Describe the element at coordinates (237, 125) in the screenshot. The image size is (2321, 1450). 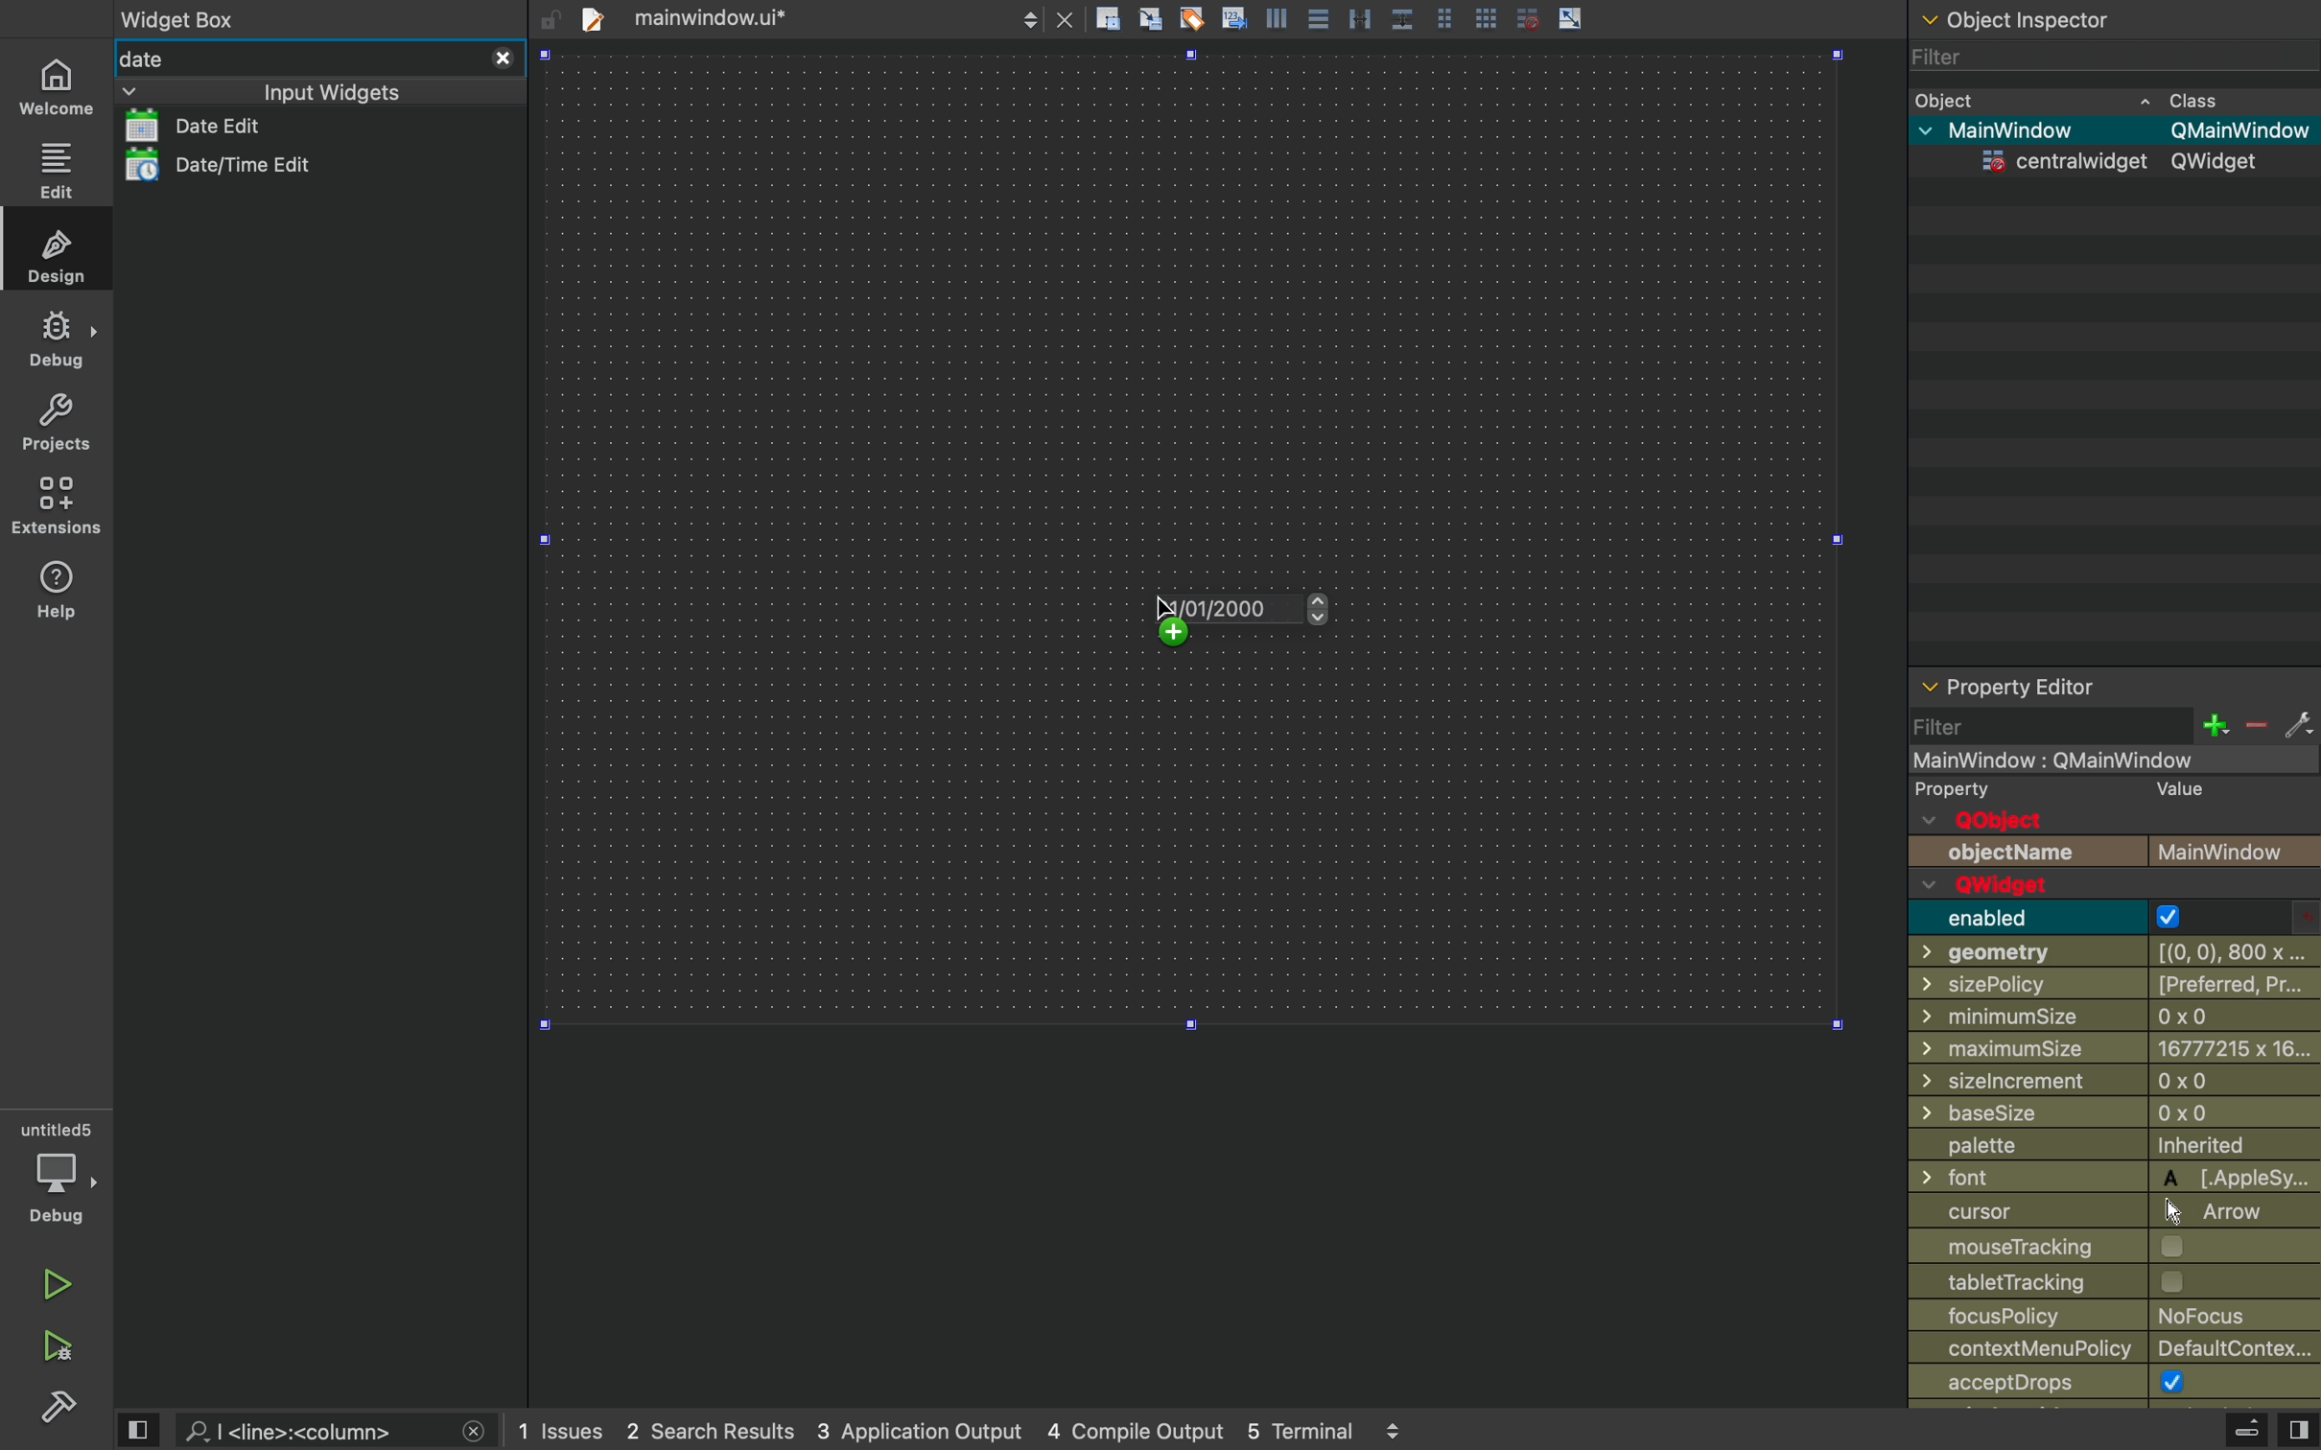
I see `date list` at that location.